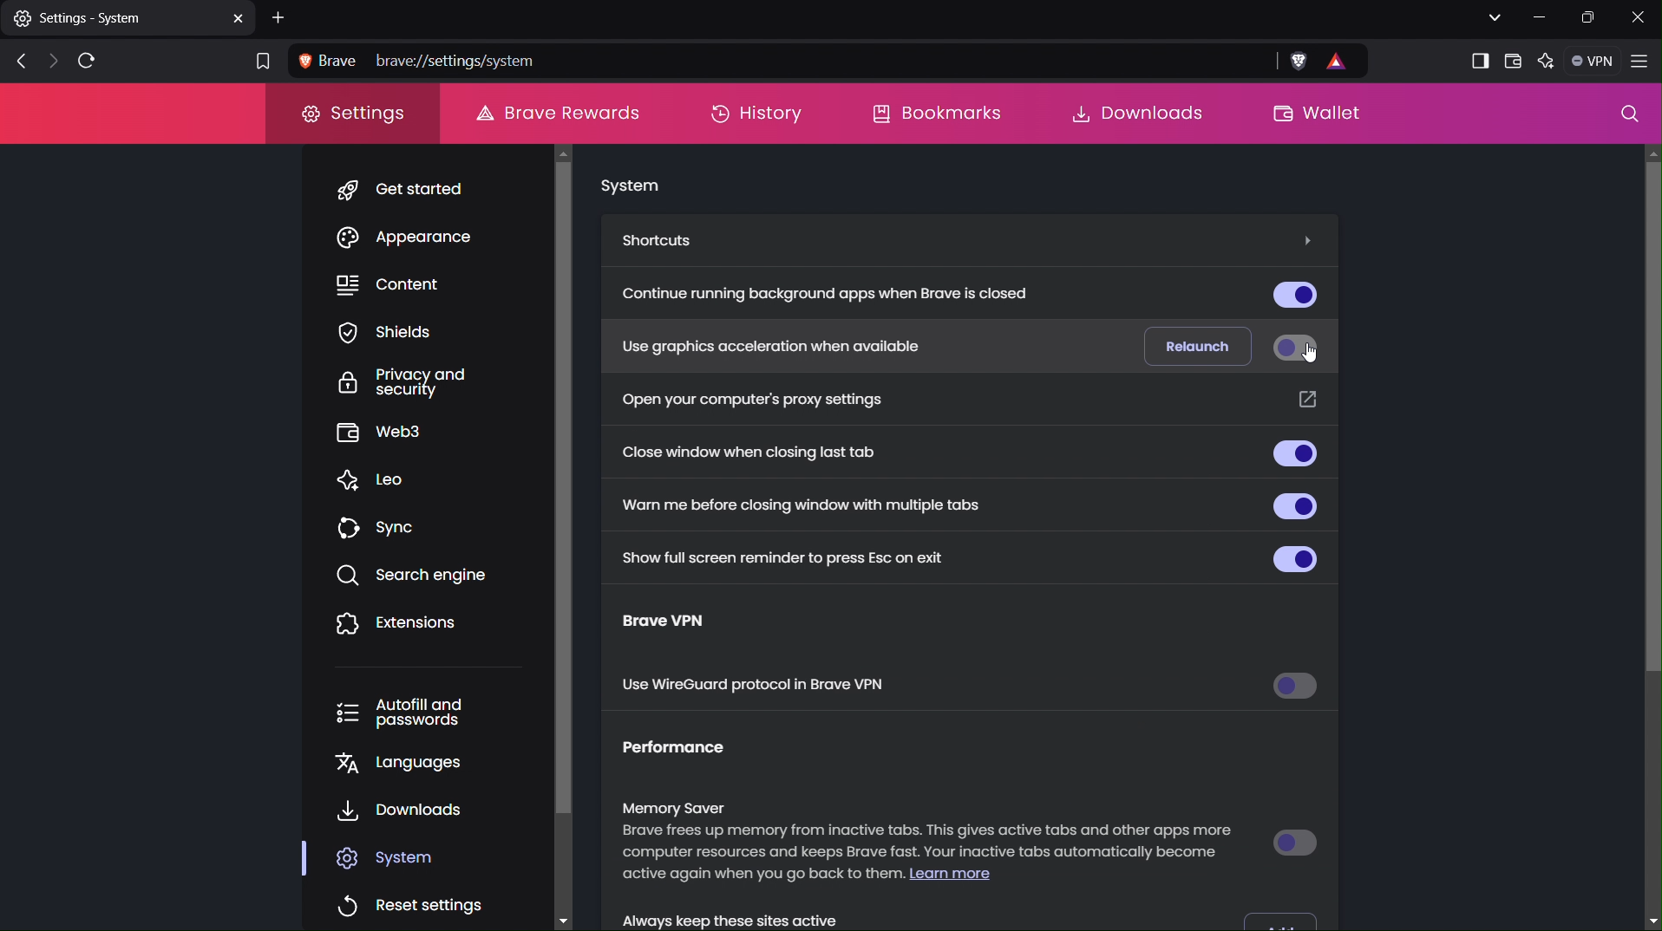  What do you see at coordinates (128, 17) in the screenshot?
I see `New Tab` at bounding box center [128, 17].